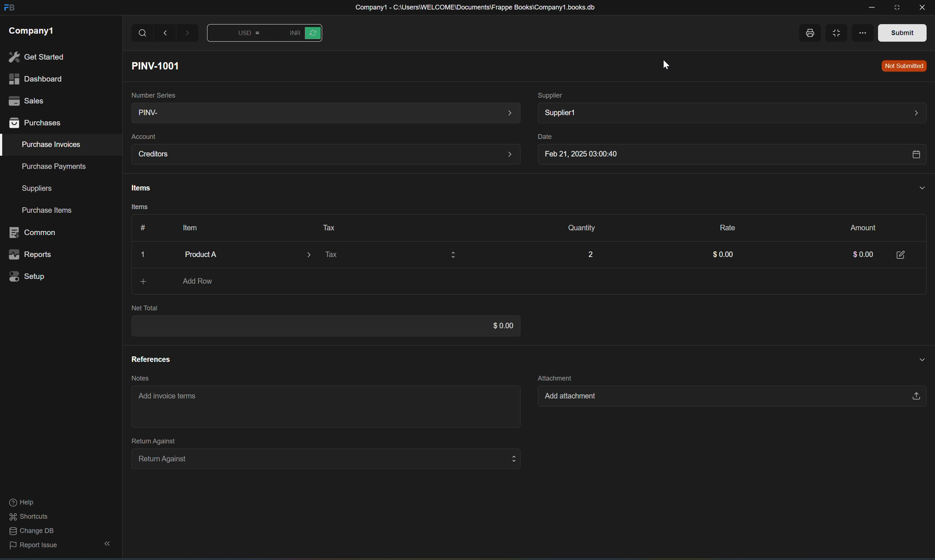  What do you see at coordinates (138, 378) in the screenshot?
I see `Notes` at bounding box center [138, 378].